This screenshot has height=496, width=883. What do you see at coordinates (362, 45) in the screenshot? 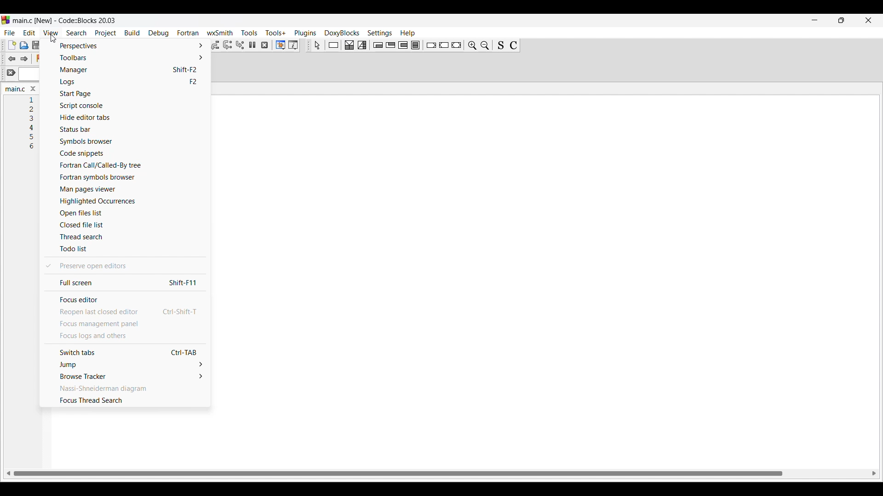
I see `Selection` at bounding box center [362, 45].